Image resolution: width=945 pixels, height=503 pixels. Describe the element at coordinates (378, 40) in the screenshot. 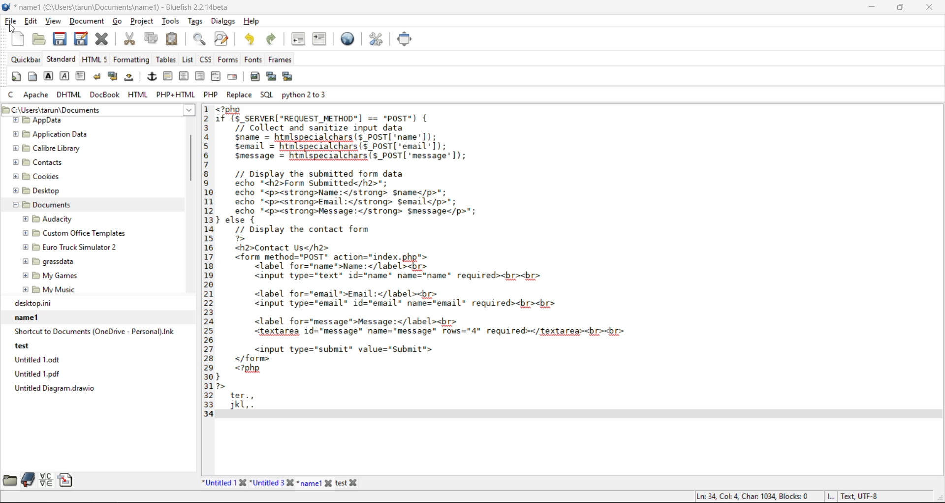

I see `edit preferences` at that location.